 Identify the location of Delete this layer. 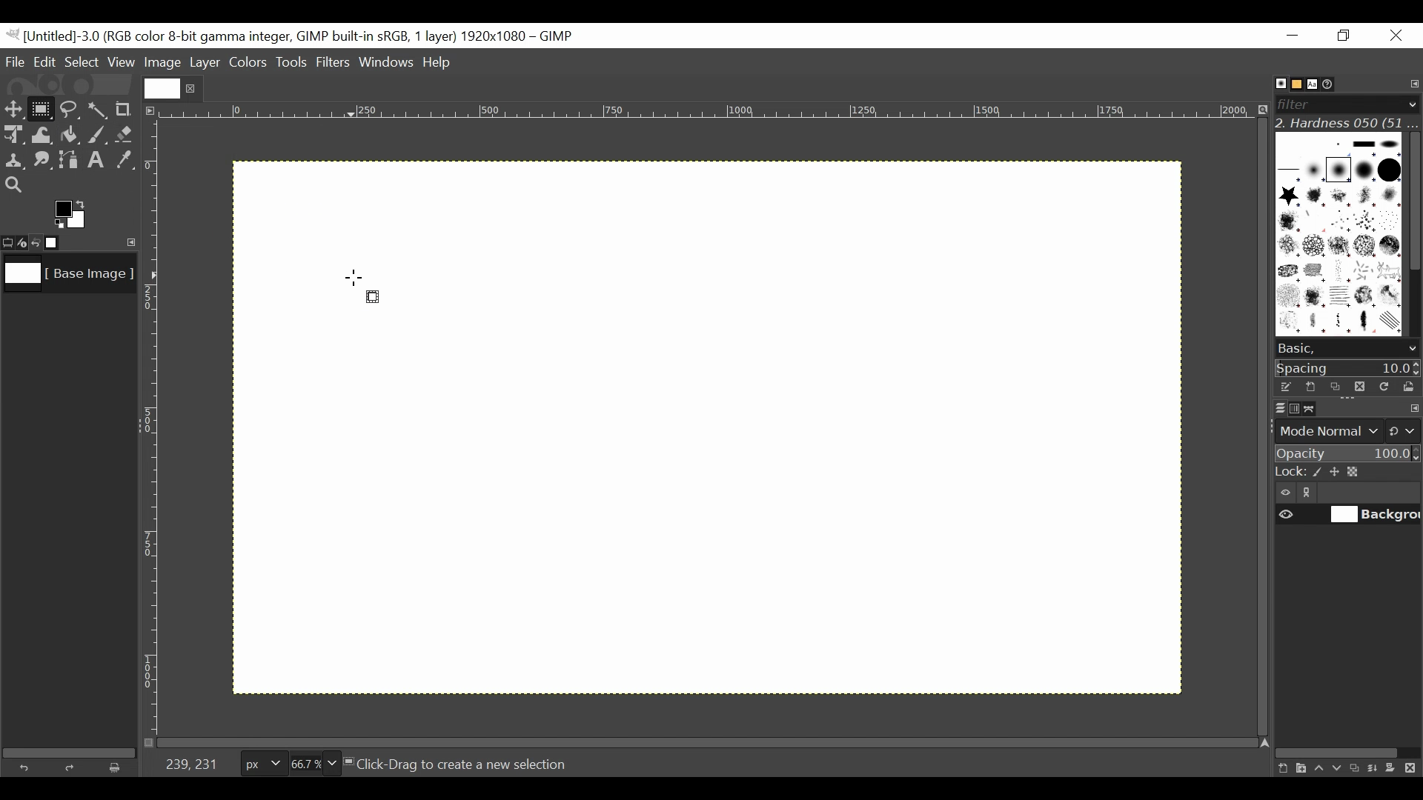
(1413, 769).